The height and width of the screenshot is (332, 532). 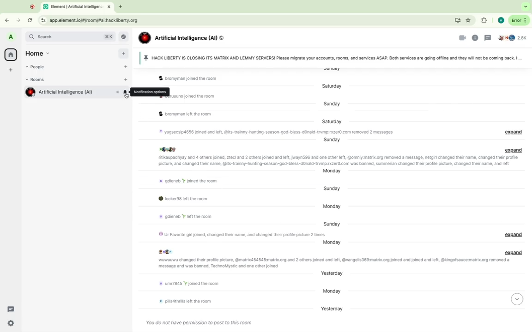 I want to click on Favorite, so click(x=469, y=20).